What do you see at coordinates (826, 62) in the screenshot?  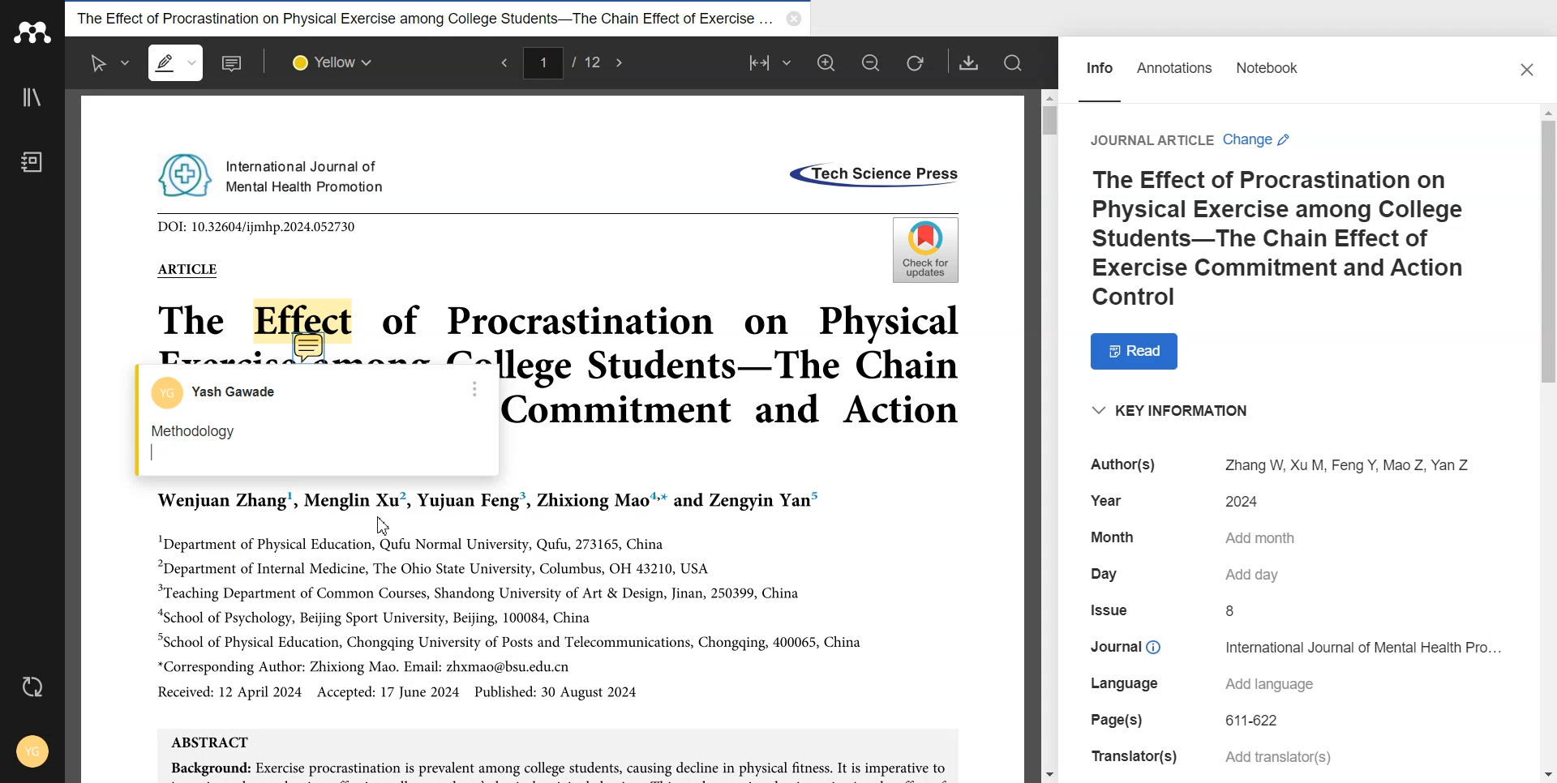 I see `Zoom in` at bounding box center [826, 62].